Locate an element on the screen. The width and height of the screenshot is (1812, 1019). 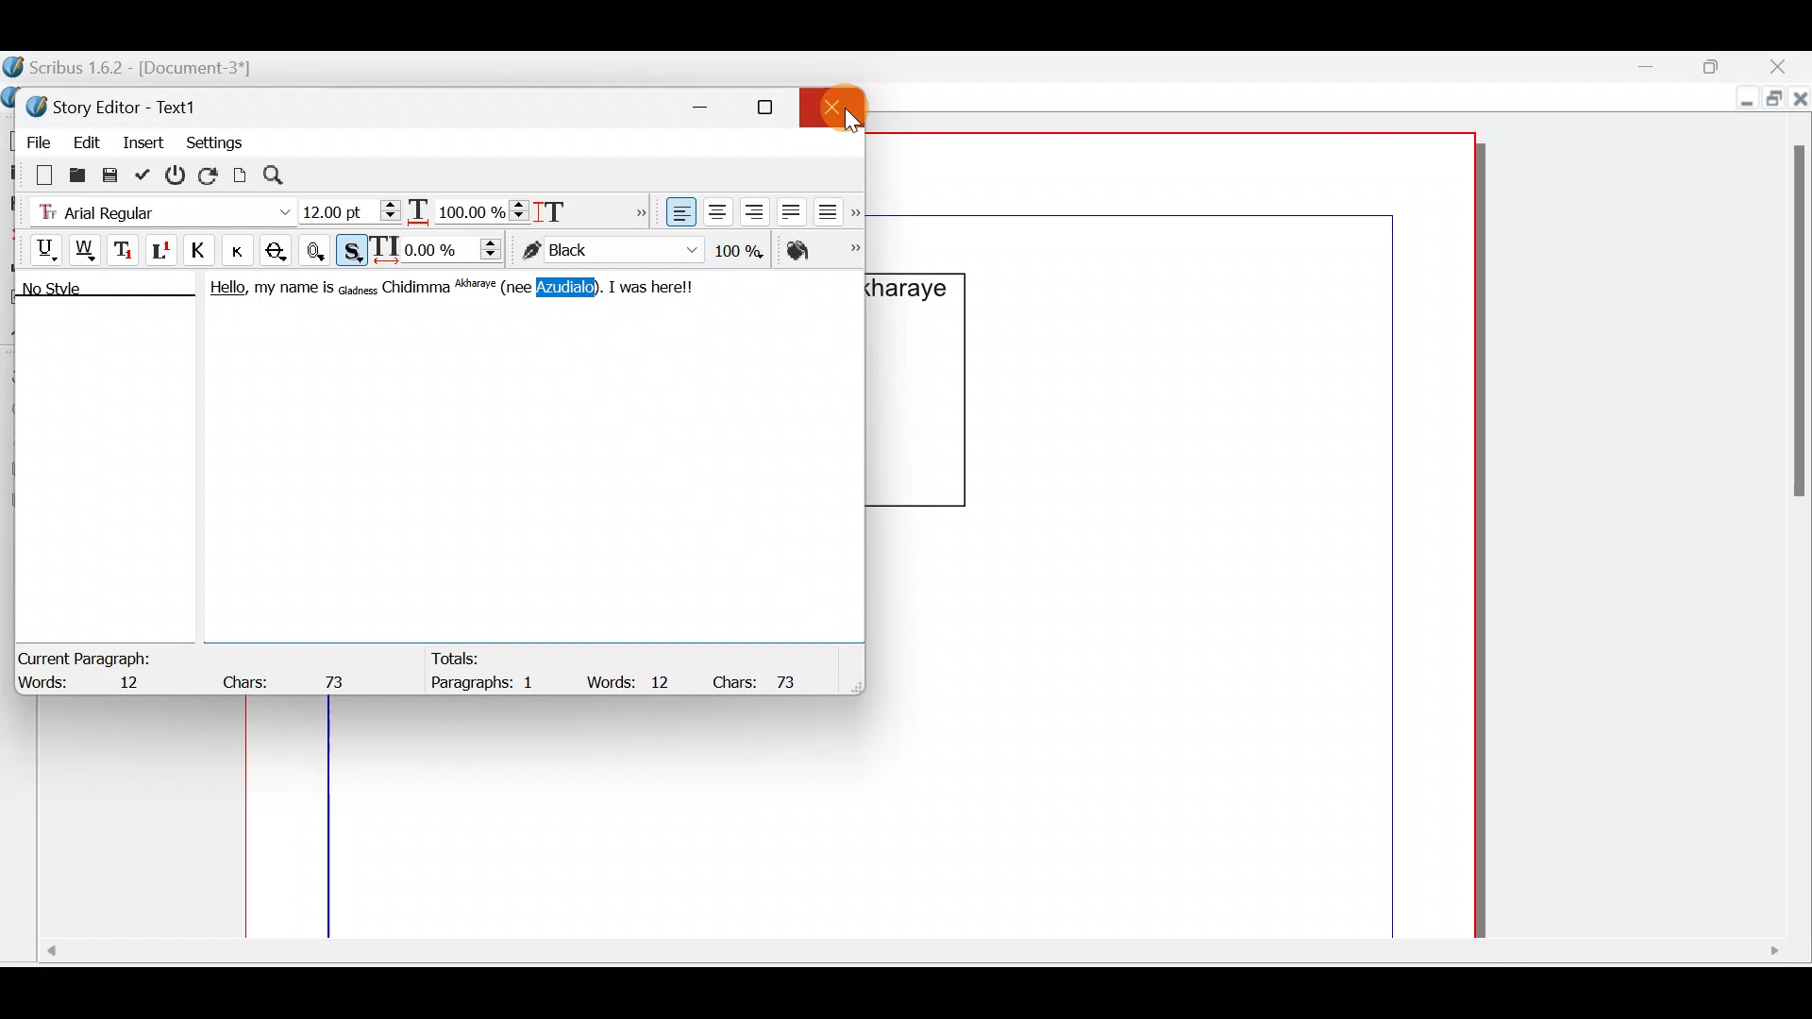
Underline is located at coordinates (37, 247).